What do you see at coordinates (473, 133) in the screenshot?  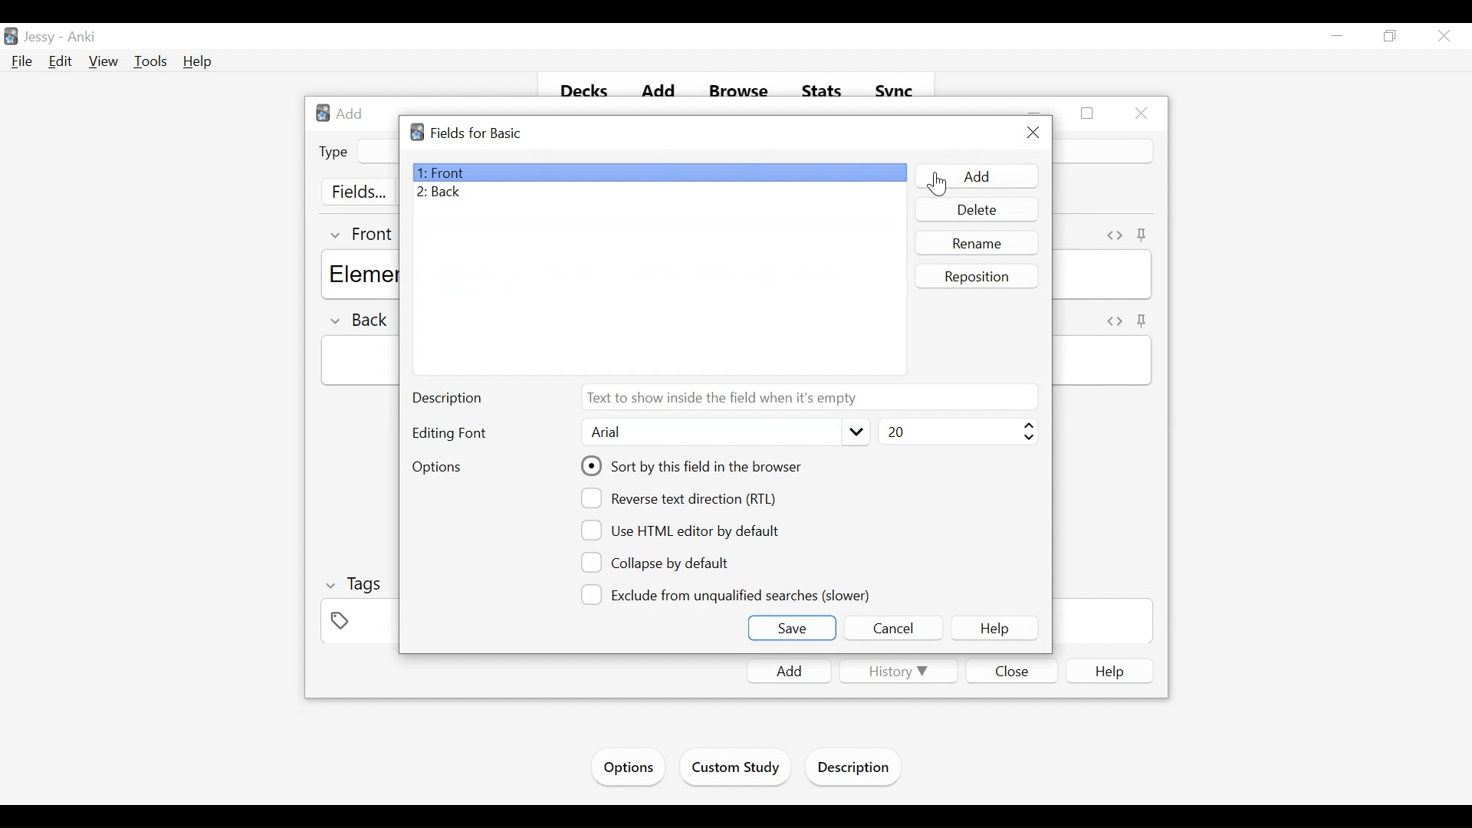 I see `Fields for Basic` at bounding box center [473, 133].